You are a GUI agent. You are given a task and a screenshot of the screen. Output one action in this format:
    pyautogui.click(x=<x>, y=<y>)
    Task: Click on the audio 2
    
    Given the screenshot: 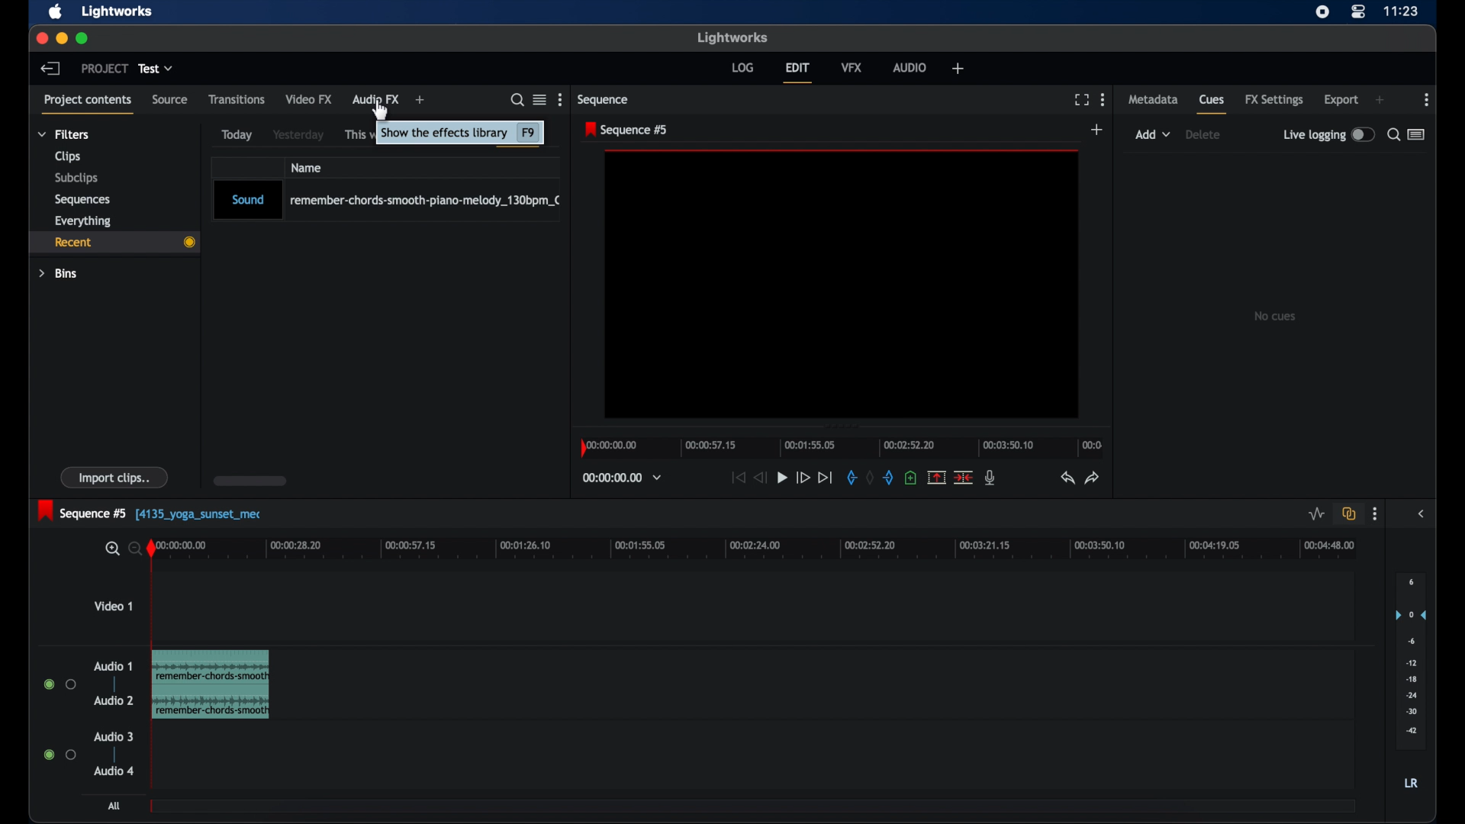 What is the action you would take?
    pyautogui.click(x=114, y=700)
    